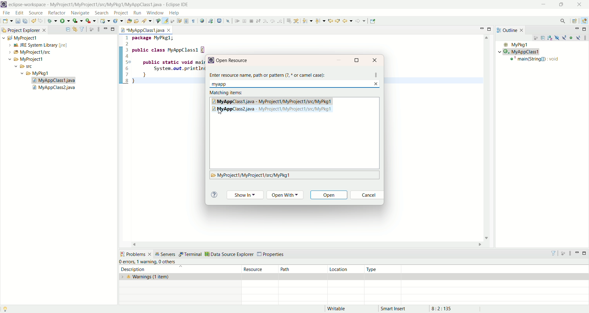 The image size is (589, 313). I want to click on 8: 2: 135, so click(449, 308).